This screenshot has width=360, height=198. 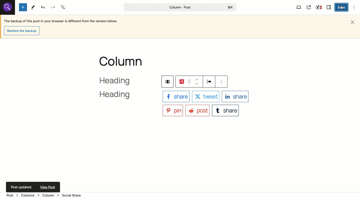 I want to click on column, so click(x=121, y=61).